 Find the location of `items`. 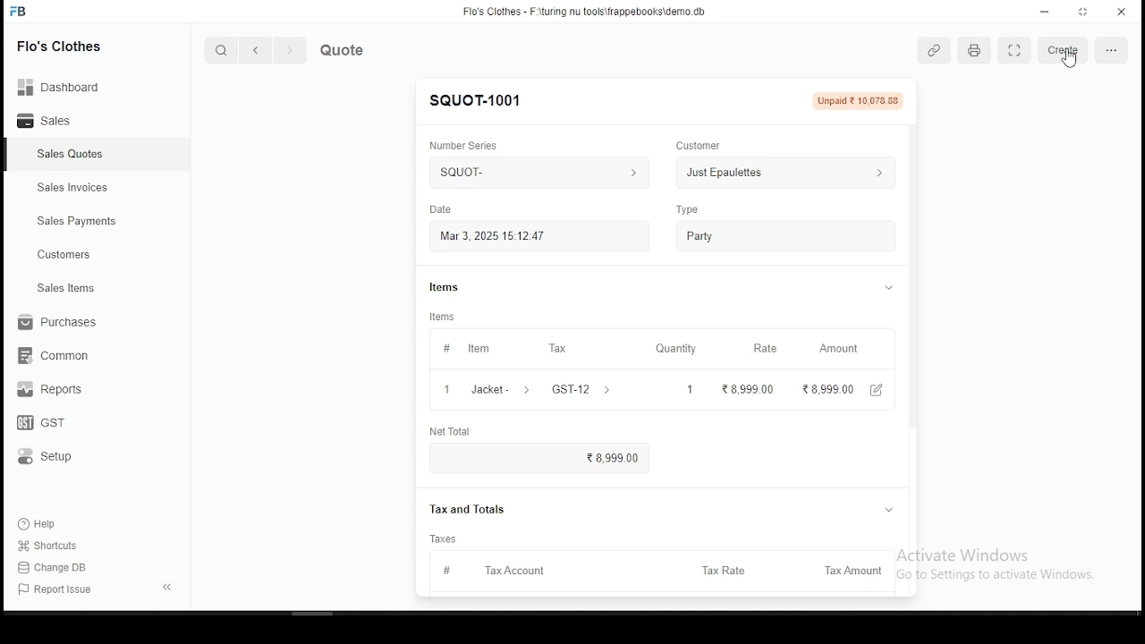

items is located at coordinates (445, 316).